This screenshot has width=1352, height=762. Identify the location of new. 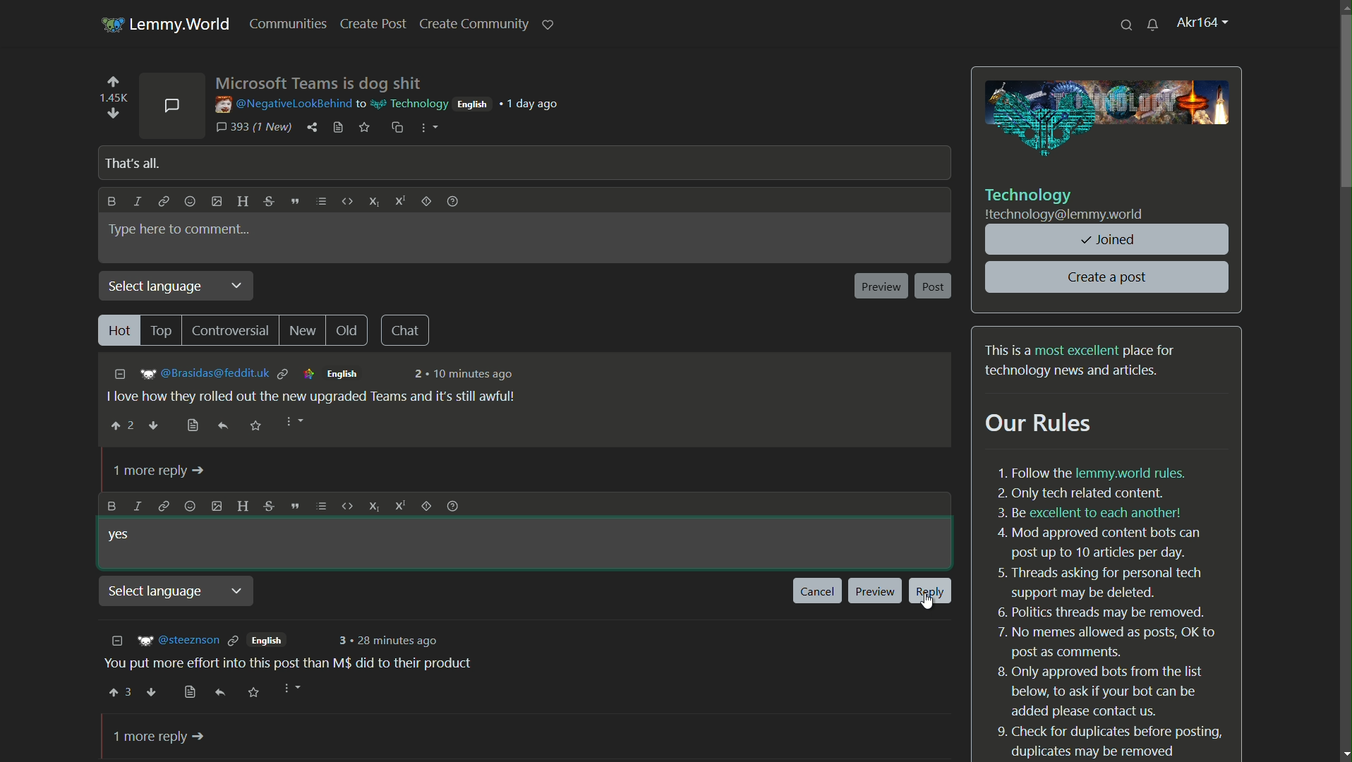
(304, 332).